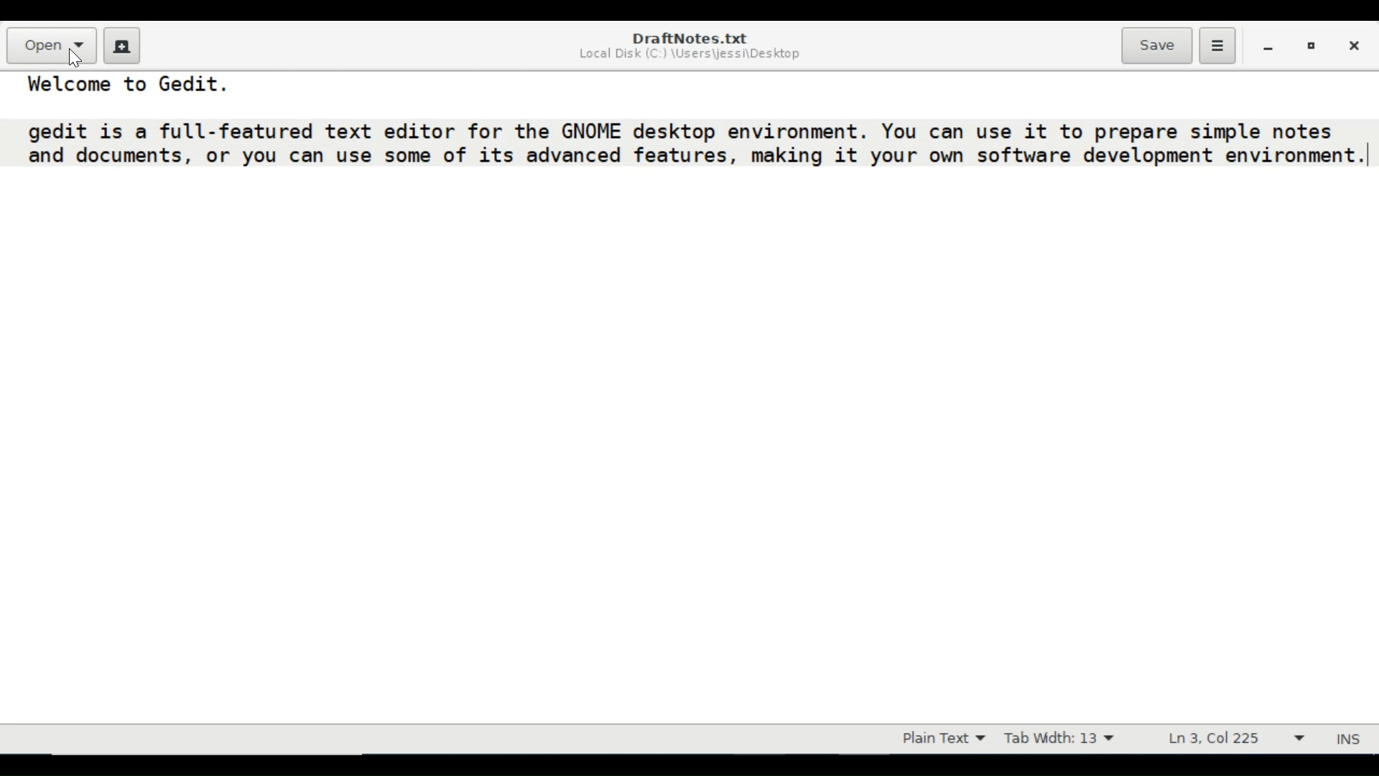 The height and width of the screenshot is (776, 1379). Describe the element at coordinates (1311, 45) in the screenshot. I see `Restore` at that location.